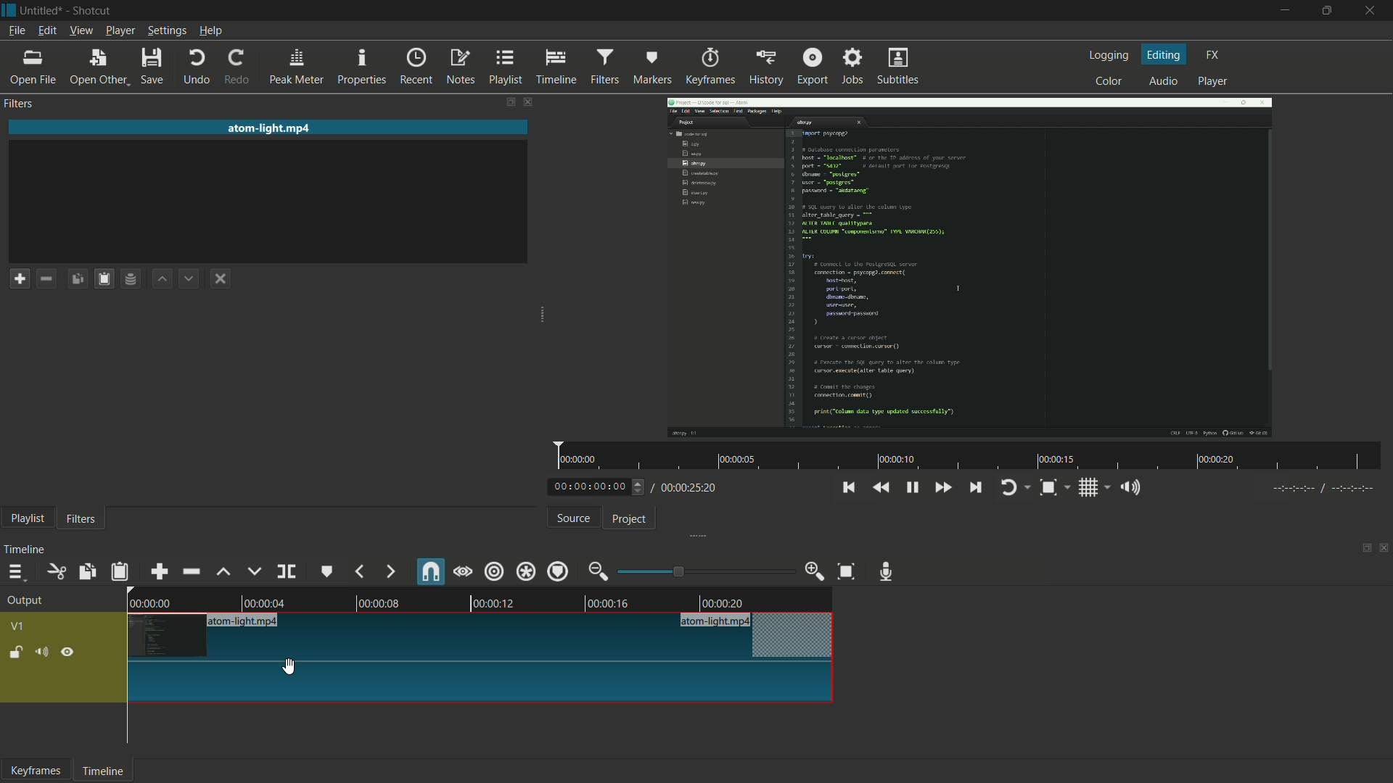 The height and width of the screenshot is (783, 1393). Describe the element at coordinates (166, 31) in the screenshot. I see `settings menu` at that location.